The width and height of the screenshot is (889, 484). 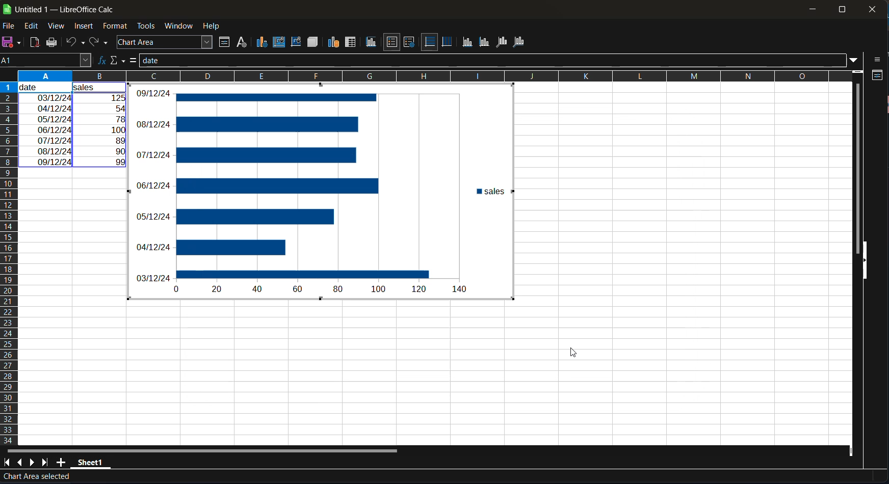 What do you see at coordinates (296, 41) in the screenshot?
I see `chart wall` at bounding box center [296, 41].